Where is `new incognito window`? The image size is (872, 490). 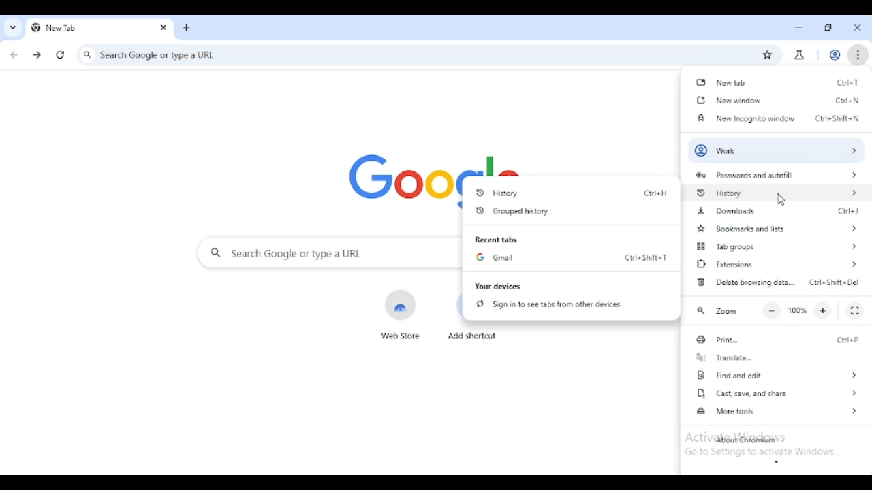
new incognito window is located at coordinates (745, 117).